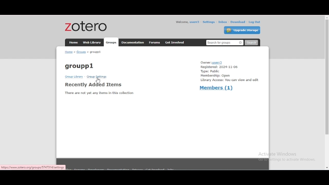 The image size is (329, 185). What do you see at coordinates (216, 87) in the screenshot?
I see `members(1)` at bounding box center [216, 87].